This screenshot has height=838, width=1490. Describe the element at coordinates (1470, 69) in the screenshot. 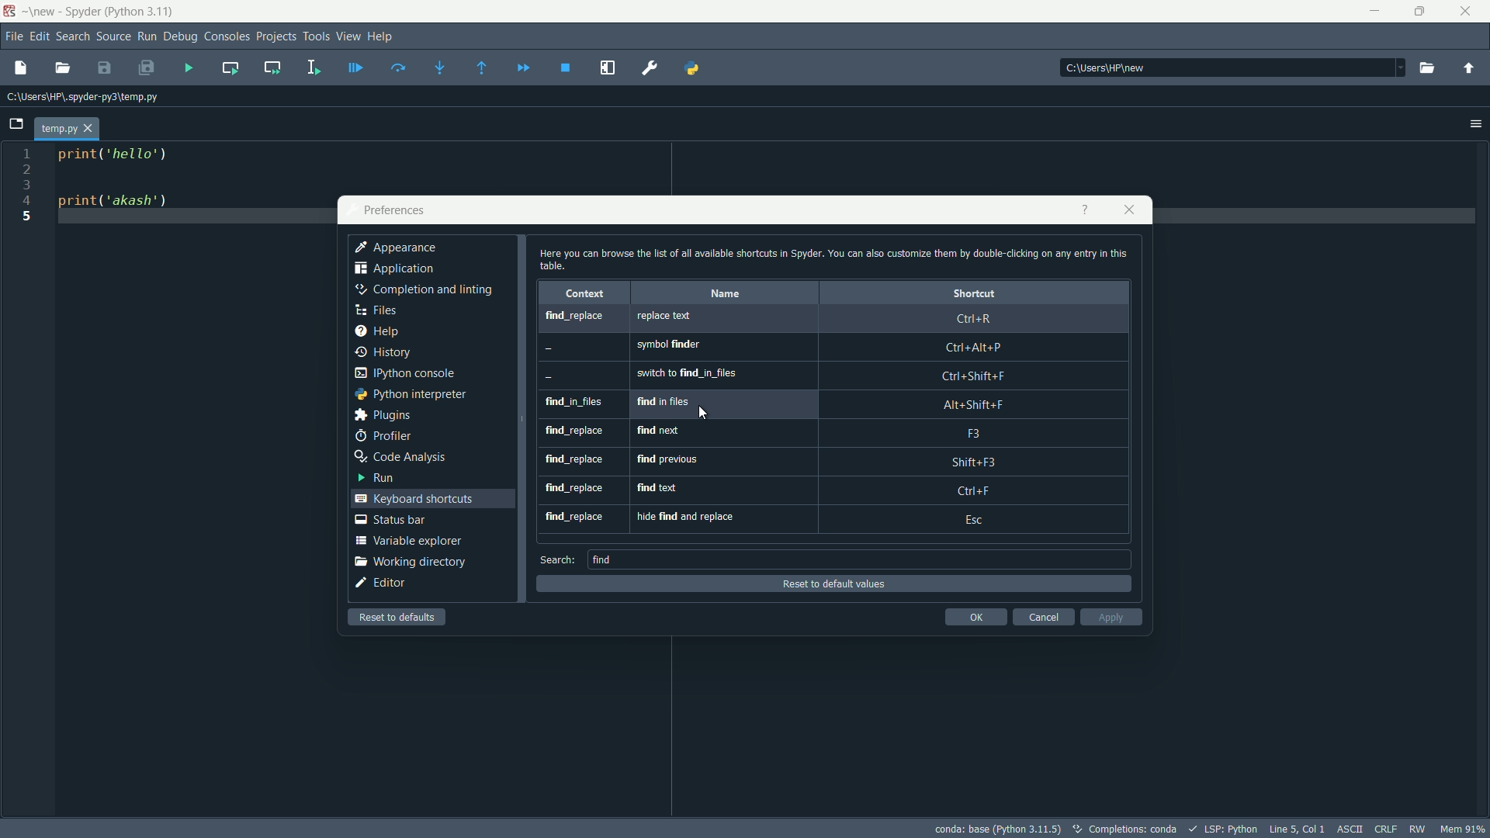

I see `open parent directory` at that location.